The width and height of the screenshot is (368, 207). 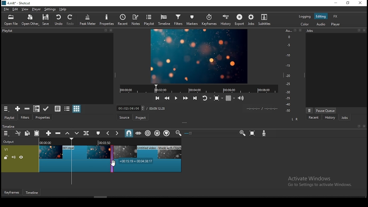 What do you see at coordinates (57, 133) in the screenshot?
I see `ripple delete` at bounding box center [57, 133].